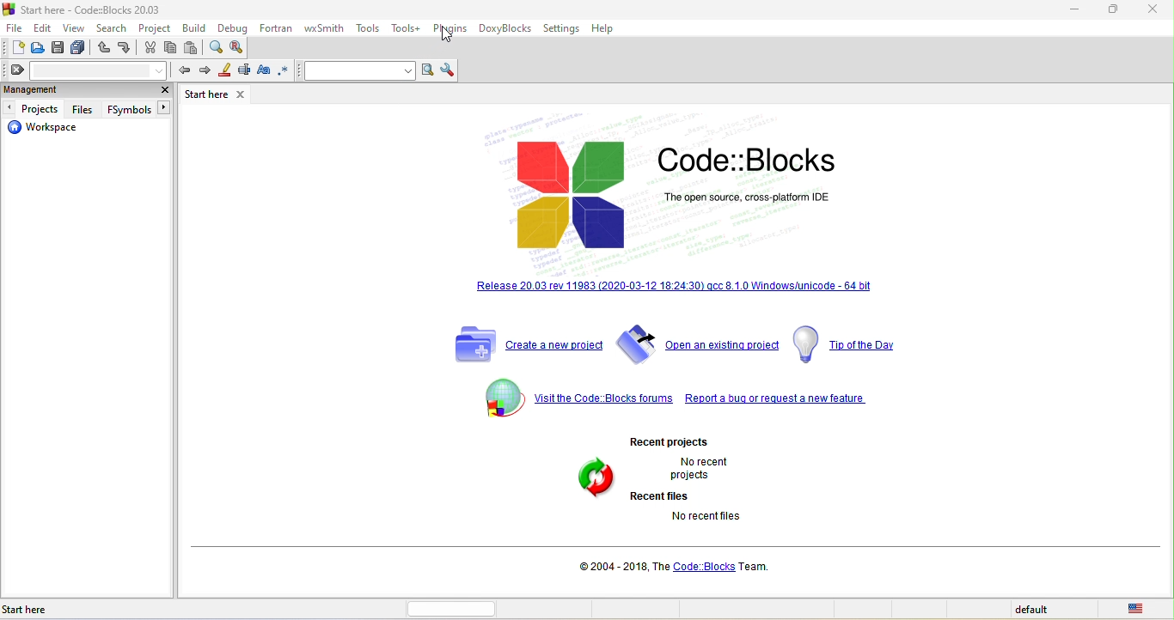 Image resolution: width=1174 pixels, height=620 pixels. What do you see at coordinates (507, 28) in the screenshot?
I see `doxyblocks` at bounding box center [507, 28].